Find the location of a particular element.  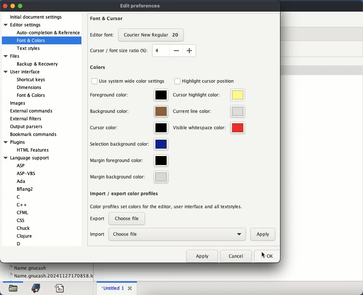

visible whitespace color is located at coordinates (209, 128).